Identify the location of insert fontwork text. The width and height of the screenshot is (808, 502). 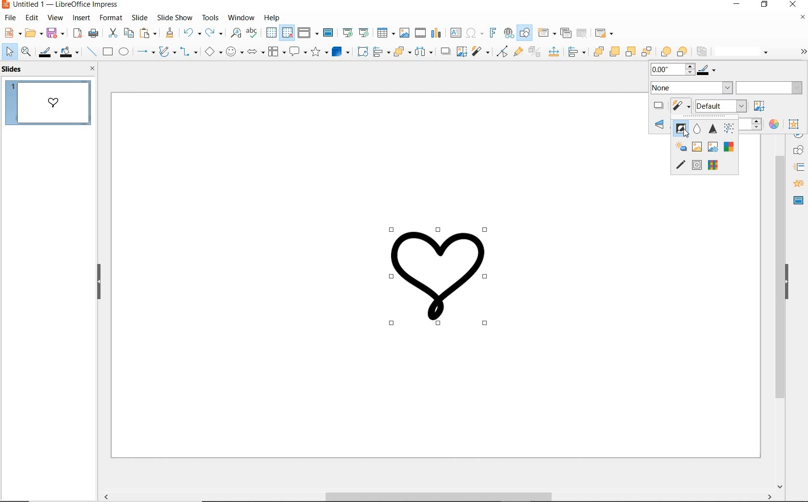
(493, 32).